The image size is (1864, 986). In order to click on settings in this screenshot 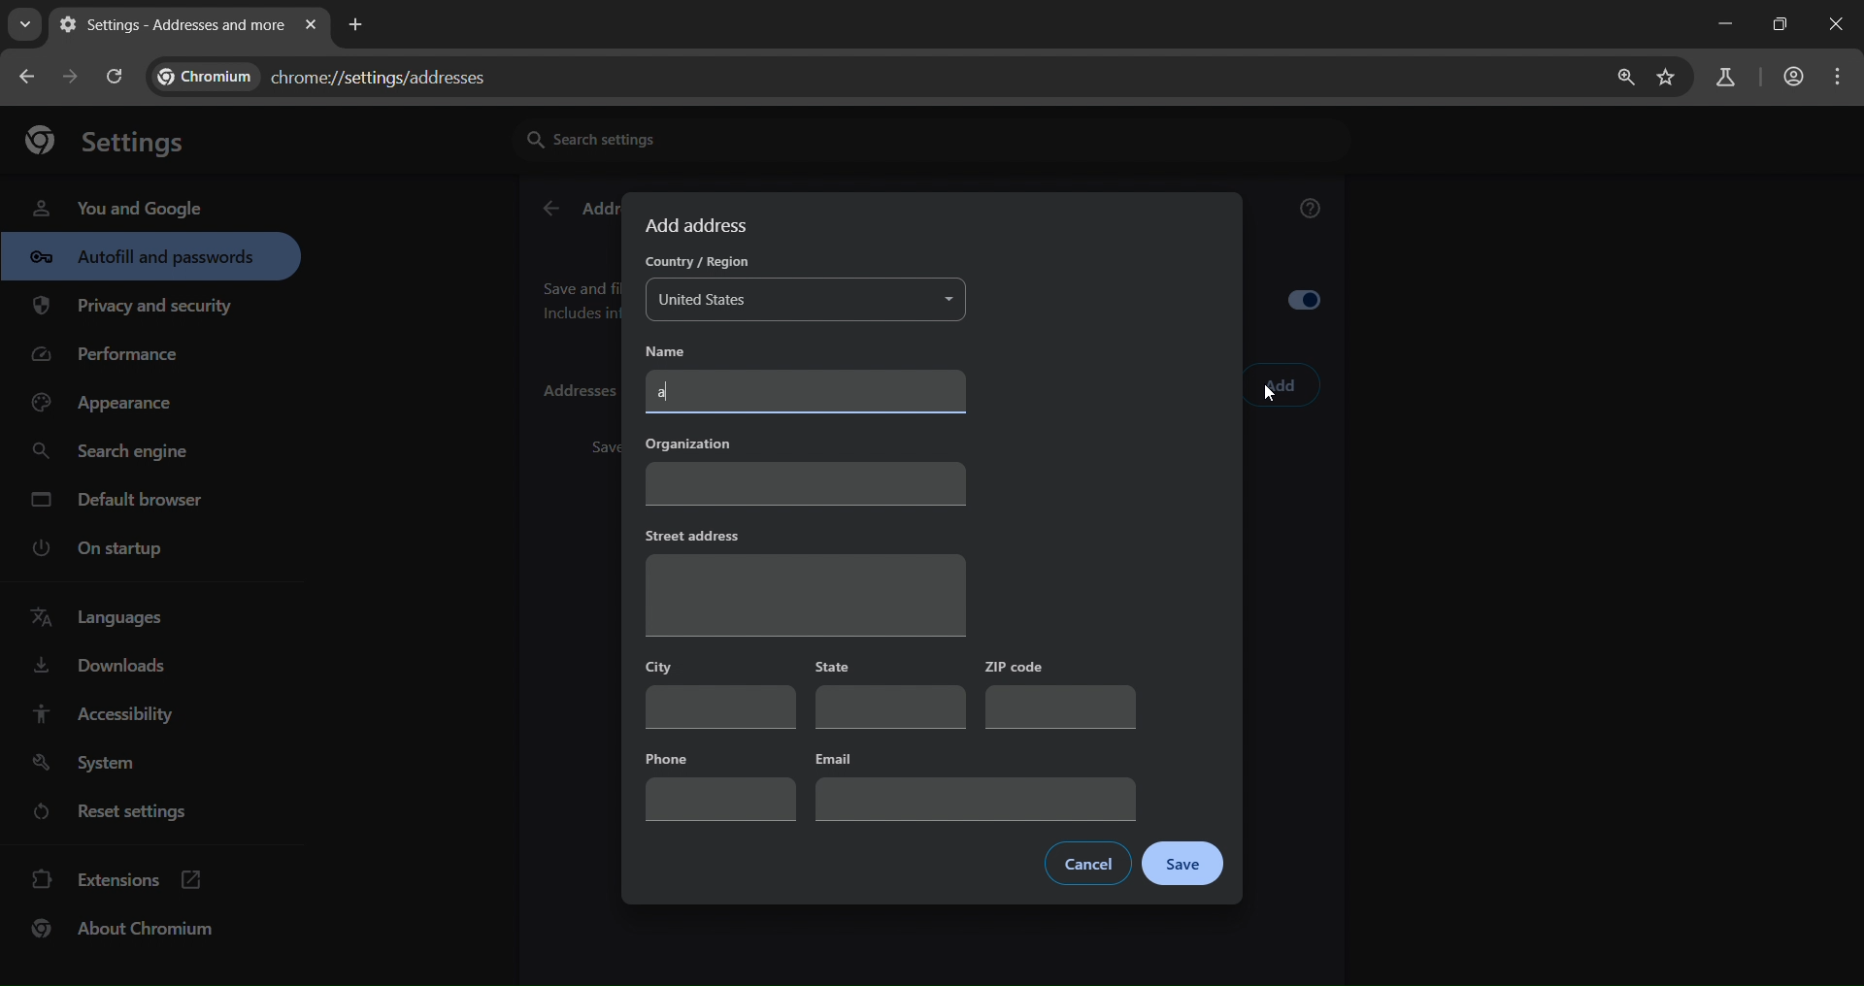, I will do `click(116, 139)`.